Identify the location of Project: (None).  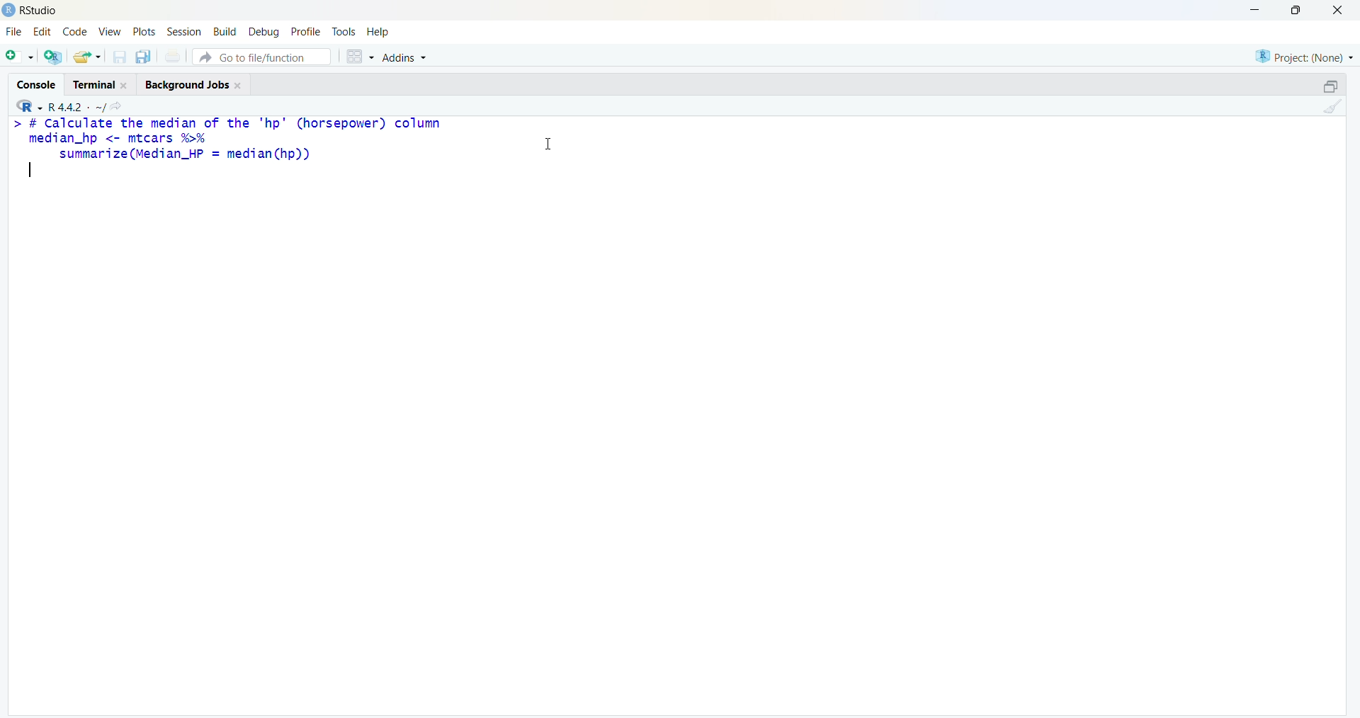
(1304, 57).